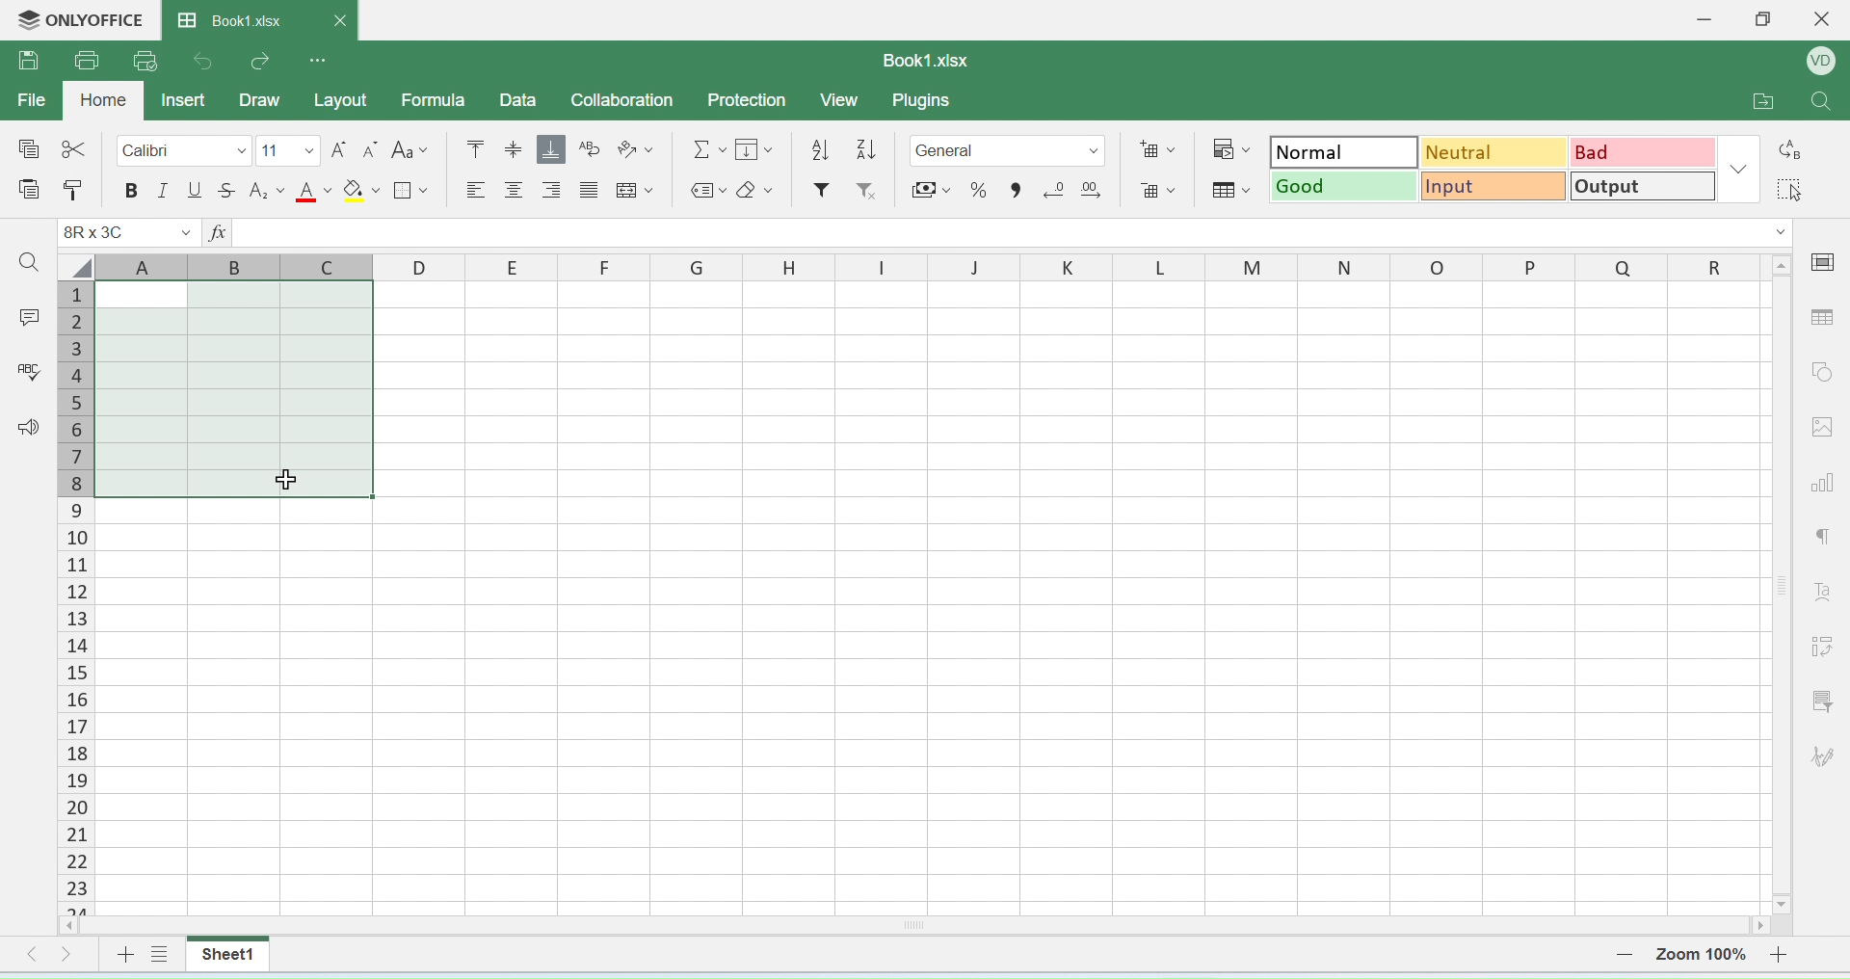 The height and width of the screenshot is (979, 1850). I want to click on output, so click(1643, 186).